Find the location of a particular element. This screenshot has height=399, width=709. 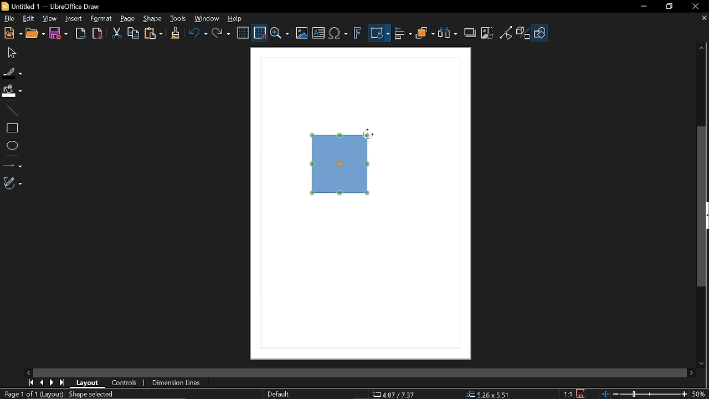

Diagram rotated is located at coordinates (337, 167).